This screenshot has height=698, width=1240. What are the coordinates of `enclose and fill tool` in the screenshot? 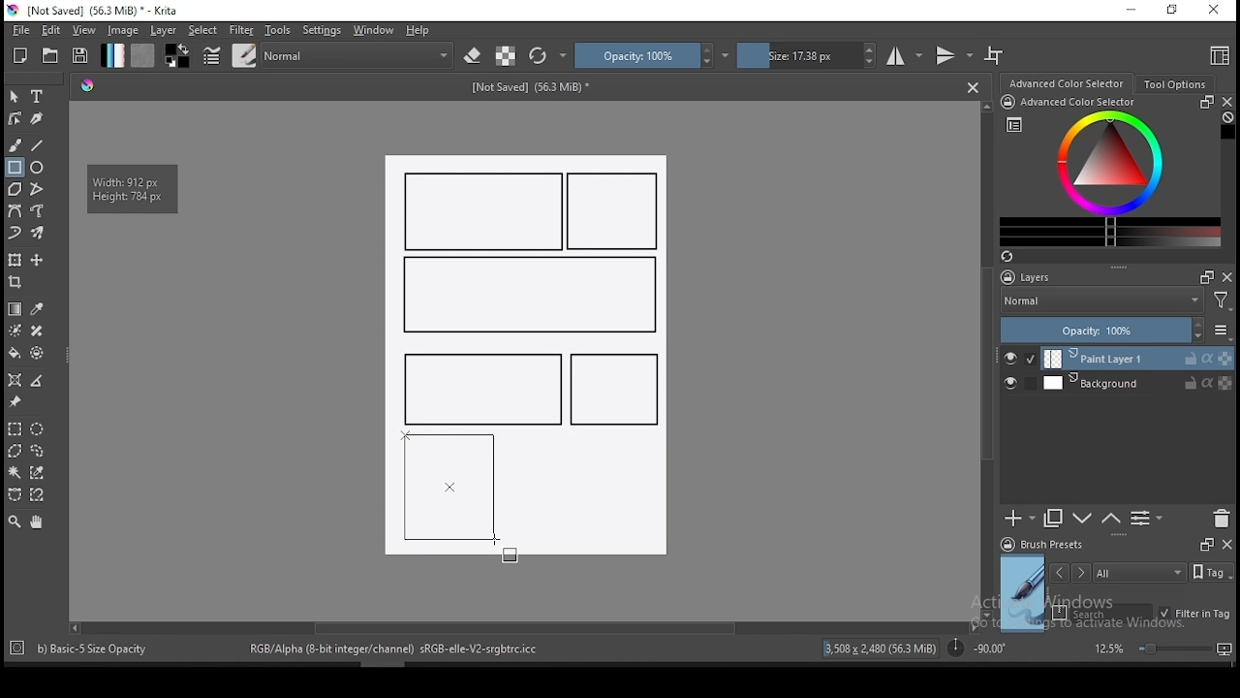 It's located at (37, 353).